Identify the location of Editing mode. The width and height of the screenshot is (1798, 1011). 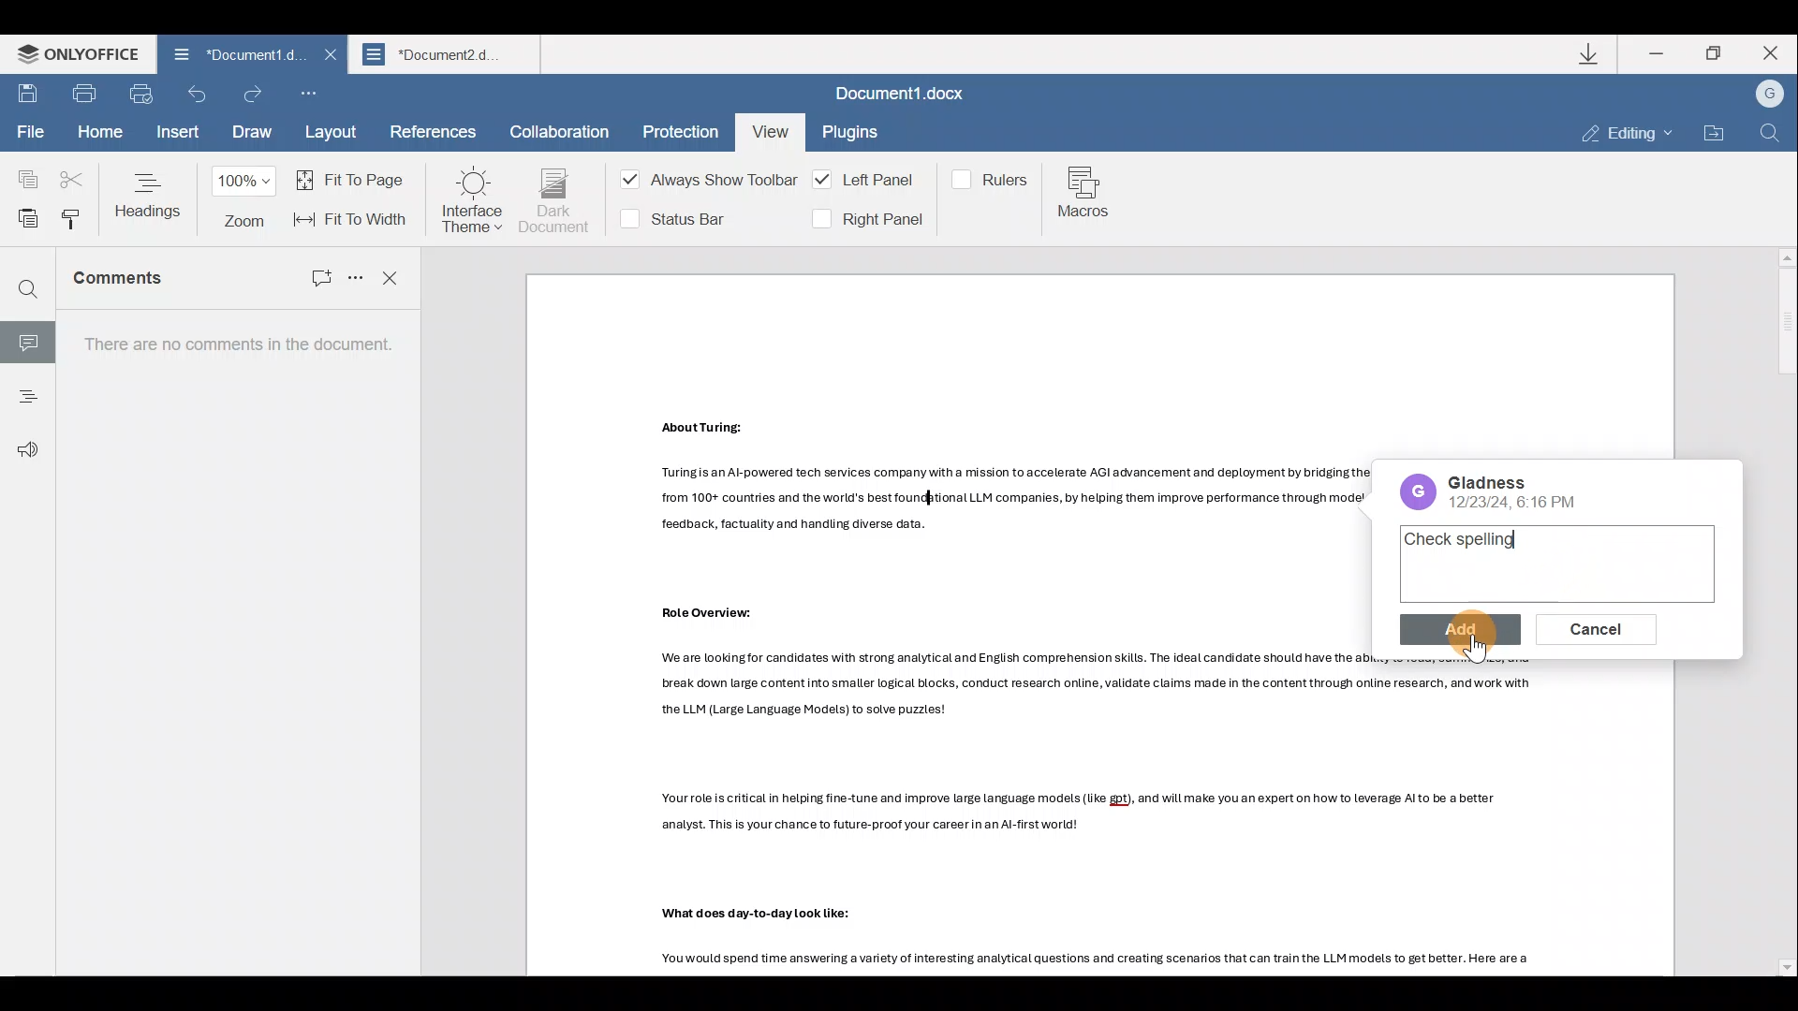
(1628, 135).